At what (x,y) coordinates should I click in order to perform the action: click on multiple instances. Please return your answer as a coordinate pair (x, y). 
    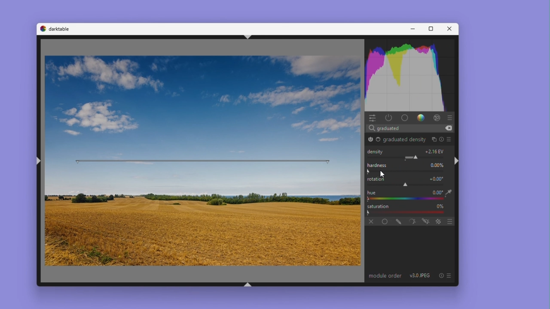
    Looking at the image, I should click on (434, 139).